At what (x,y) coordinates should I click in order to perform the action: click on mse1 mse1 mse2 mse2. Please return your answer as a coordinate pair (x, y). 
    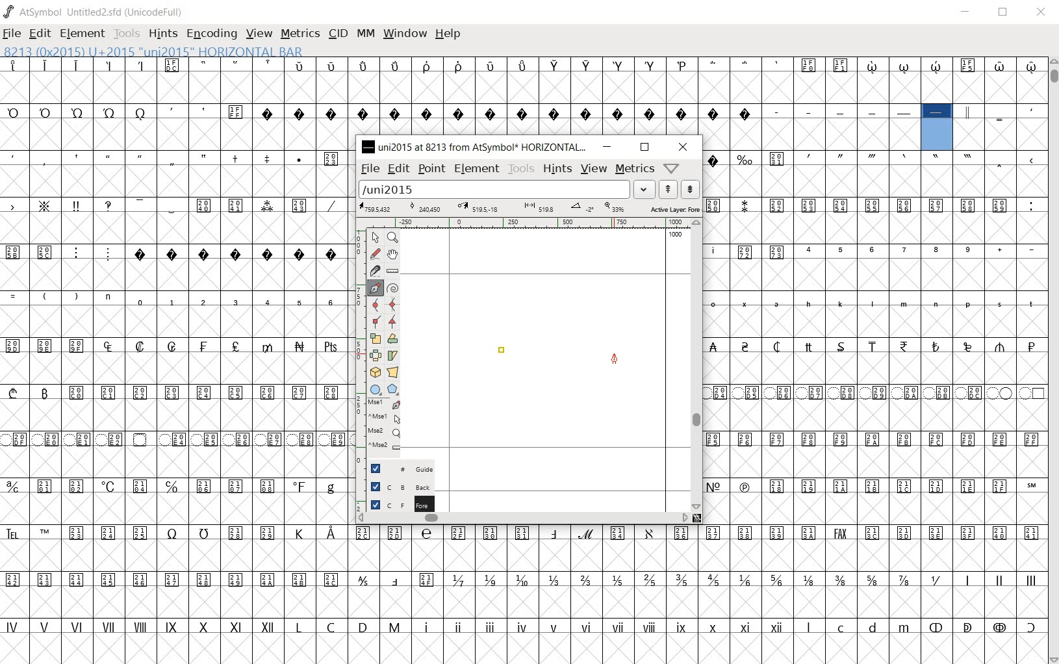
    Looking at the image, I should click on (377, 427).